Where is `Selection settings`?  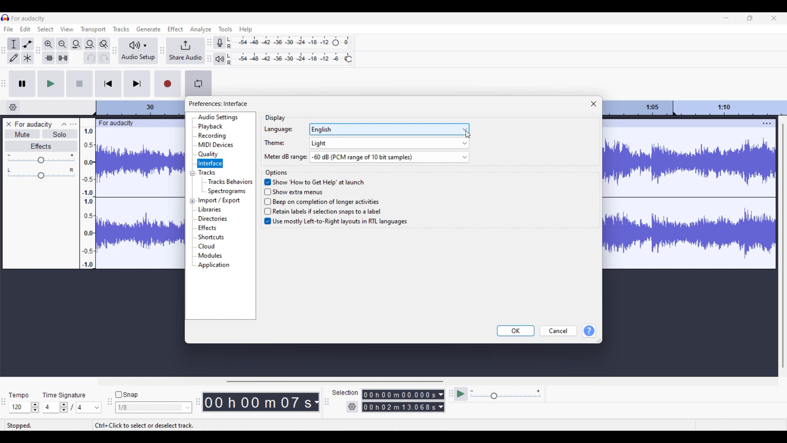
Selection settings is located at coordinates (353, 407).